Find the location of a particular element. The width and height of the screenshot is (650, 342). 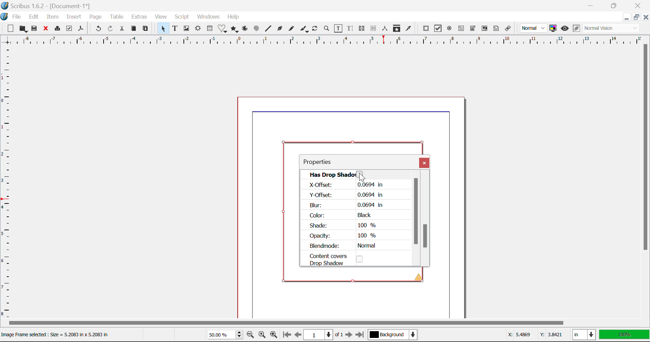

Vertical Page Margins is located at coordinates (321, 42).